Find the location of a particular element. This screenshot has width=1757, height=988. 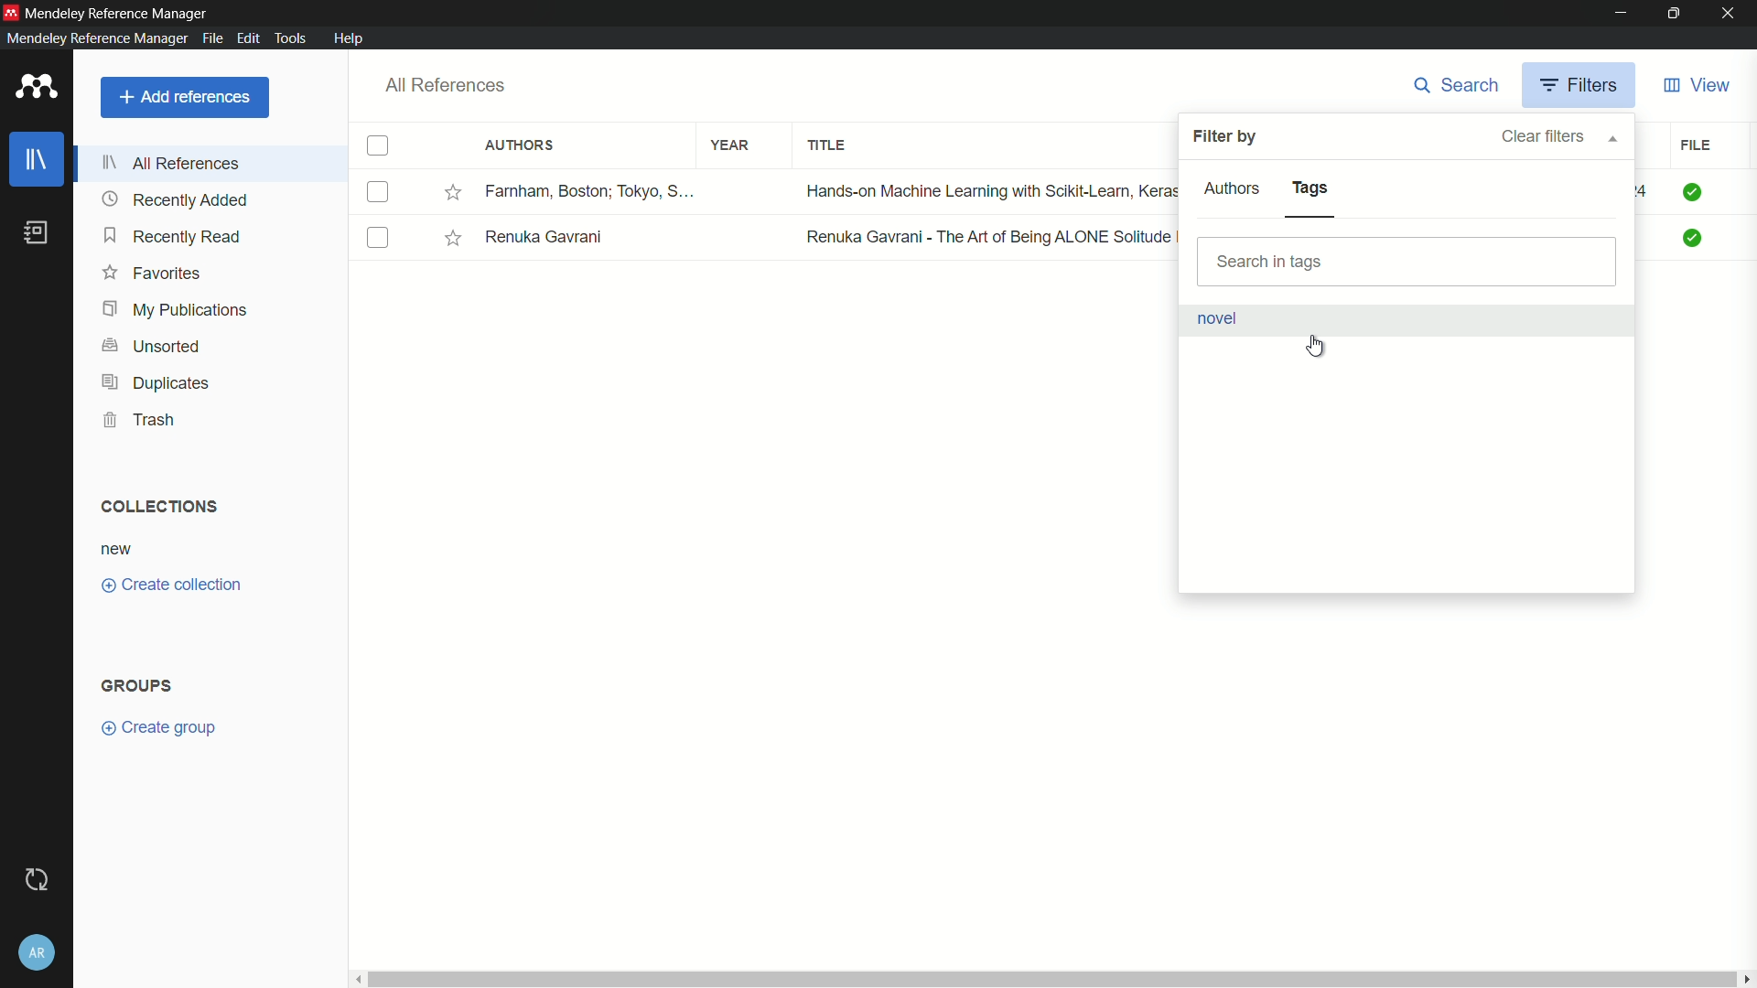

help menu is located at coordinates (350, 38).